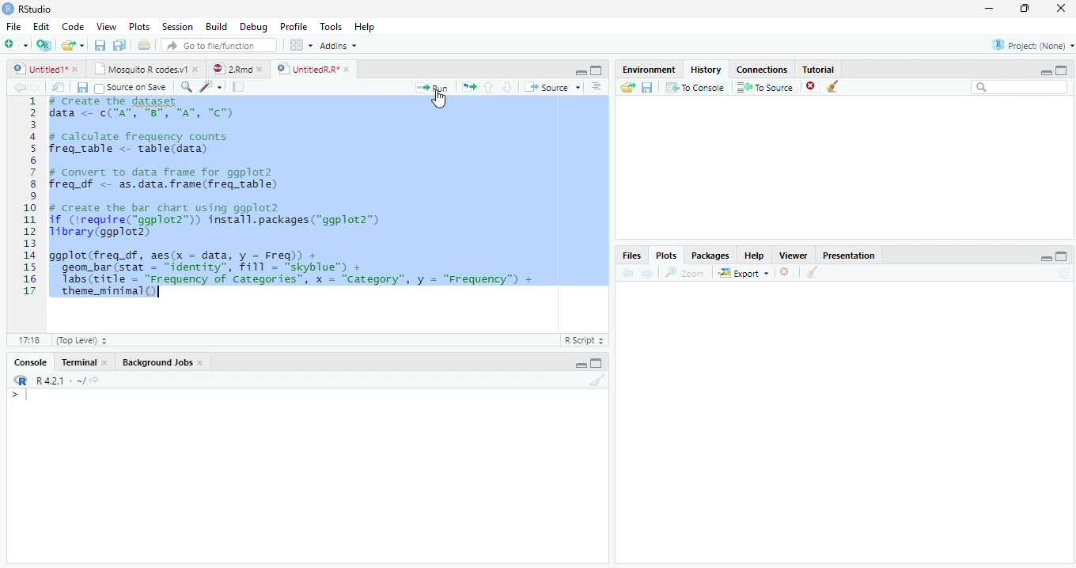  Describe the element at coordinates (16, 44) in the screenshot. I see `New file` at that location.